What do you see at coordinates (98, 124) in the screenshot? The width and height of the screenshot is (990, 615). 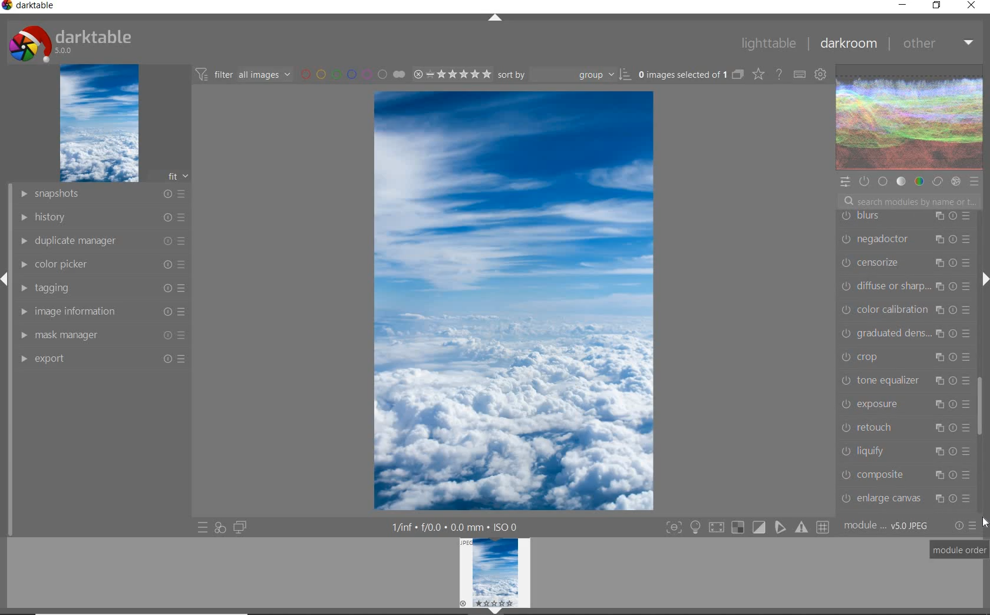 I see `IMAGE` at bounding box center [98, 124].